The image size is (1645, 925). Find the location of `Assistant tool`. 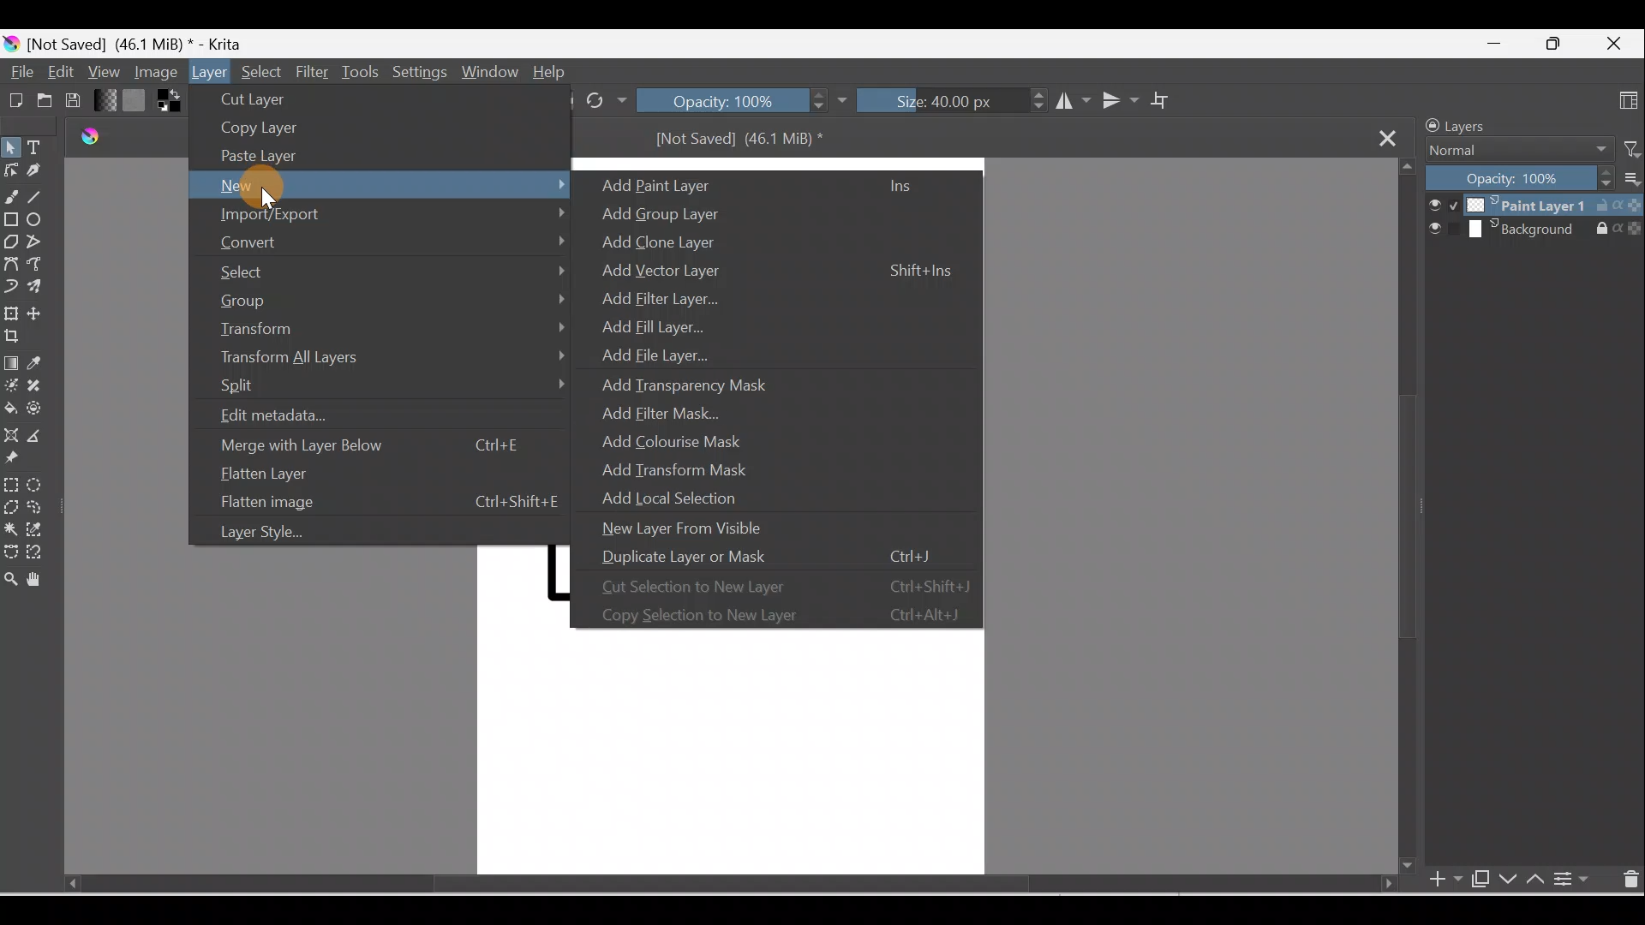

Assistant tool is located at coordinates (12, 434).